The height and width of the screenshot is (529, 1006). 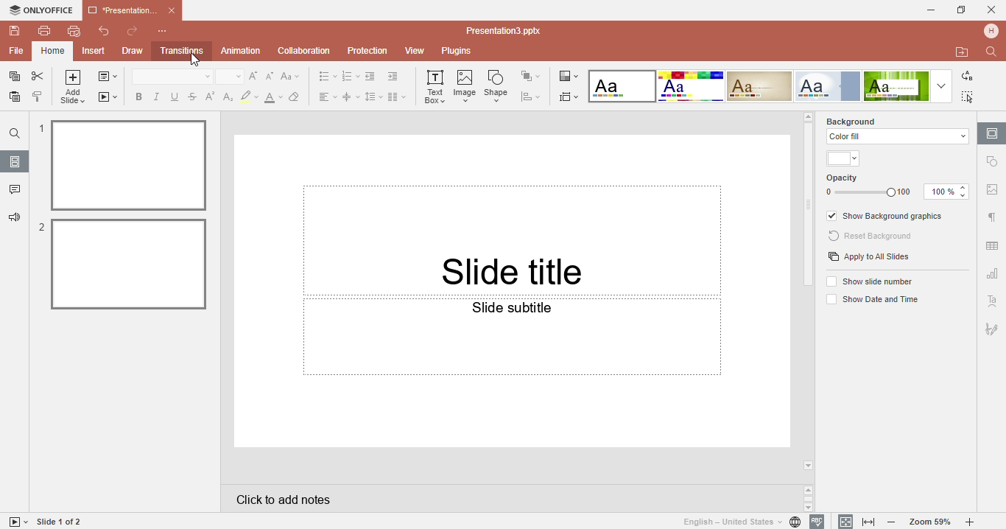 What do you see at coordinates (843, 521) in the screenshot?
I see `Fit to slidee` at bounding box center [843, 521].